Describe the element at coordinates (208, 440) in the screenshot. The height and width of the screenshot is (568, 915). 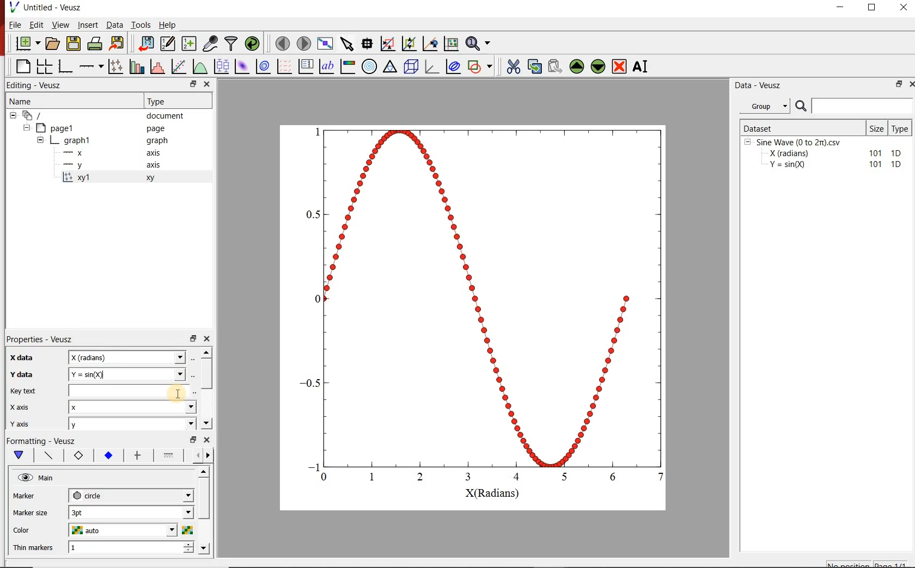
I see `Close` at that location.